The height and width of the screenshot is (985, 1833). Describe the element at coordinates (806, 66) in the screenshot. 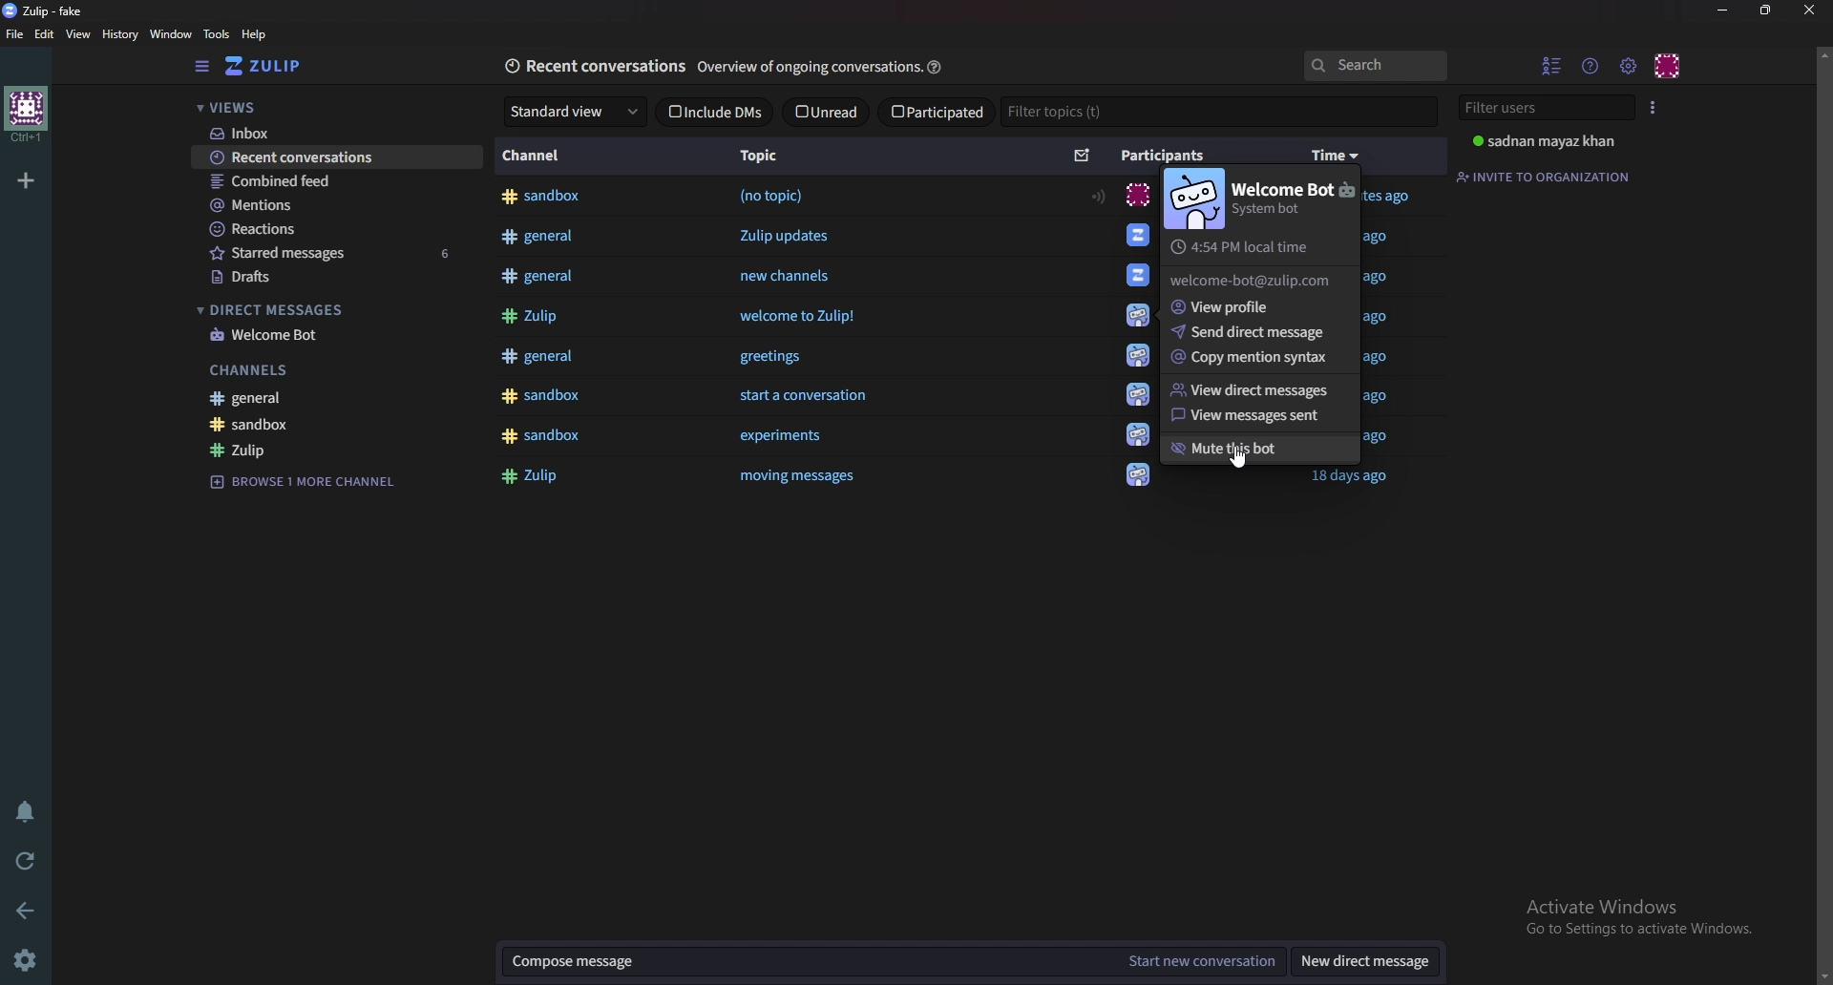

I see `Overview of ongoing conversation:` at that location.